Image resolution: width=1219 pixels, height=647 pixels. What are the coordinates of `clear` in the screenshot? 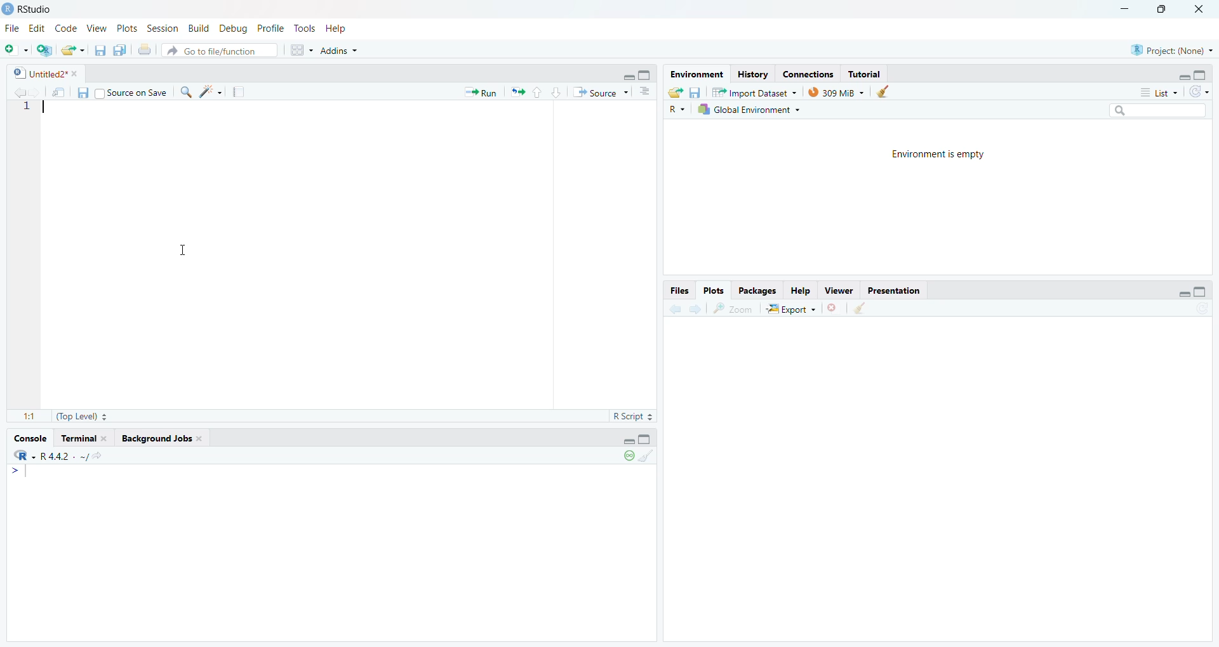 It's located at (885, 93).